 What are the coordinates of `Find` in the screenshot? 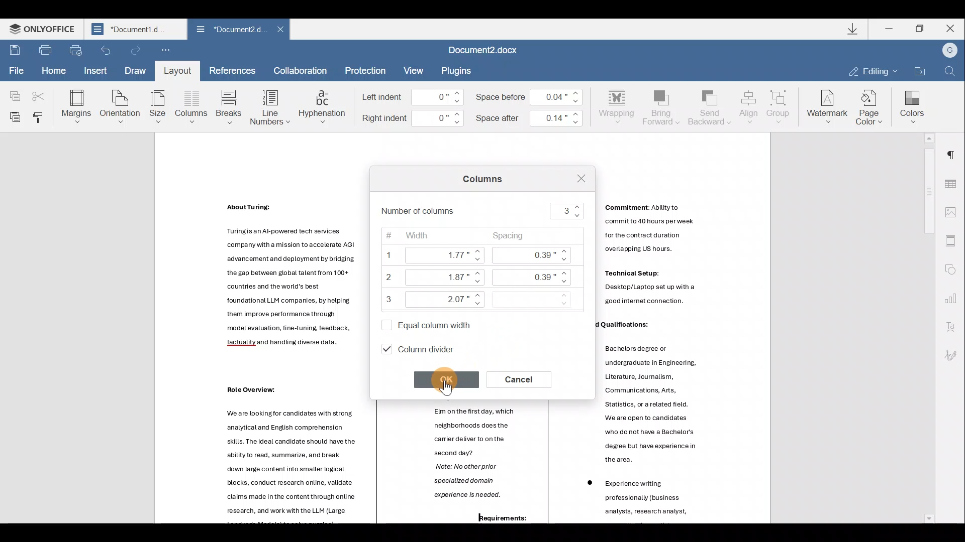 It's located at (950, 72).